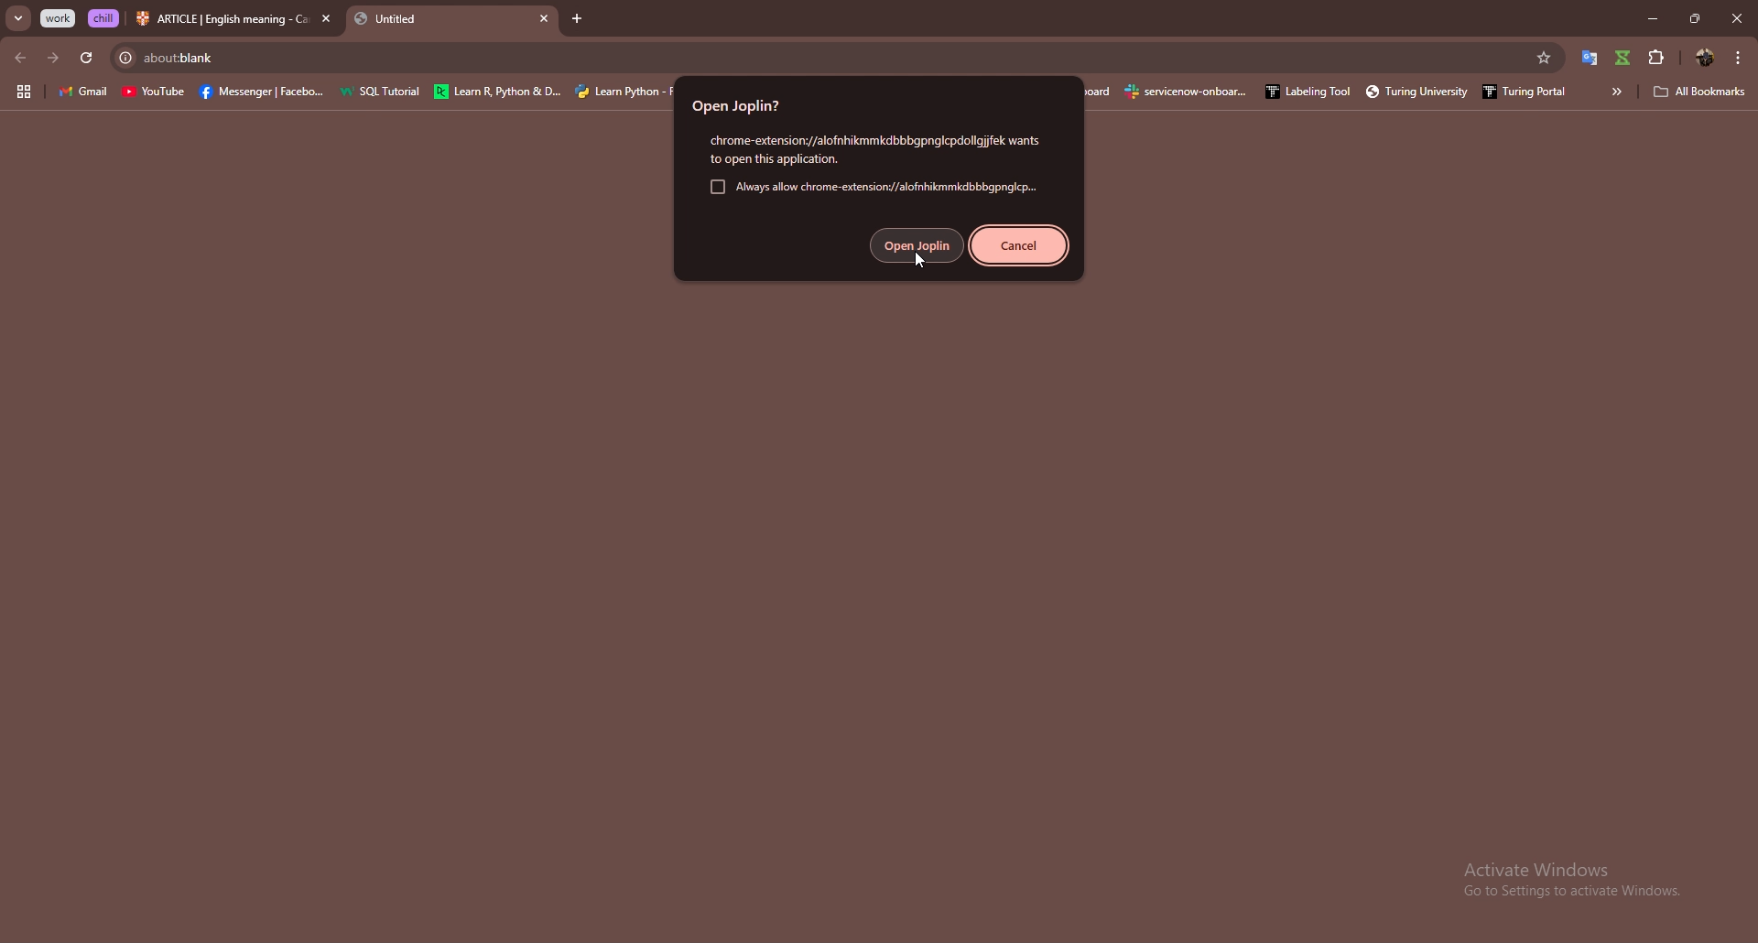 This screenshot has height=943, width=1758. Describe the element at coordinates (326, 18) in the screenshot. I see `close tab` at that location.